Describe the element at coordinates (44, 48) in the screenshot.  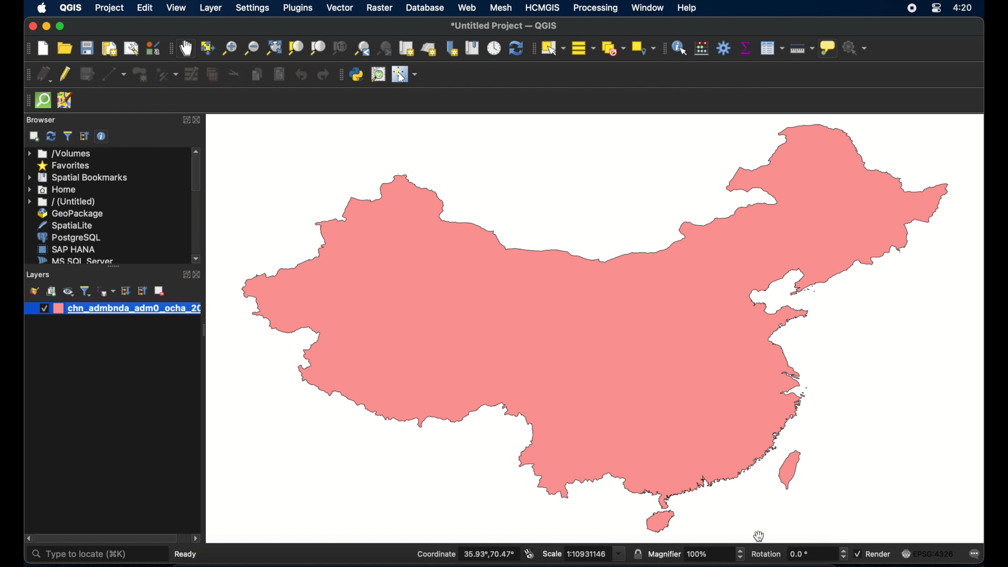
I see `new project` at that location.